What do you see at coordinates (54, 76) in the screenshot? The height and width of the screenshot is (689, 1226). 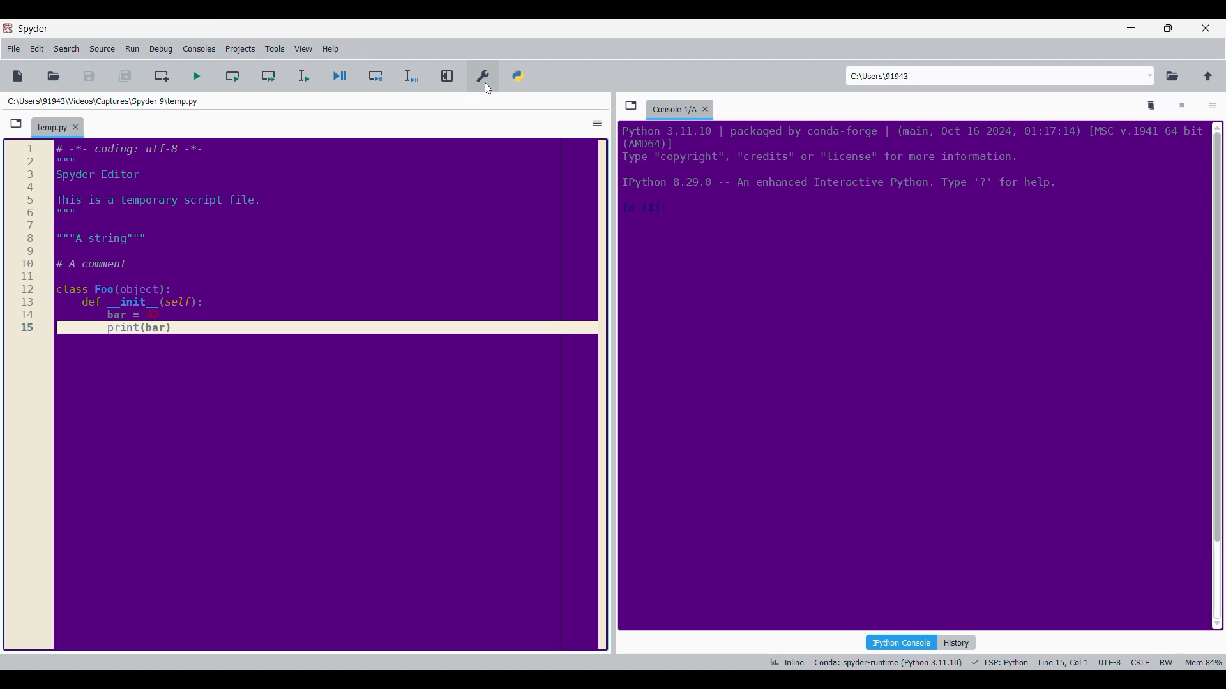 I see `Open` at bounding box center [54, 76].